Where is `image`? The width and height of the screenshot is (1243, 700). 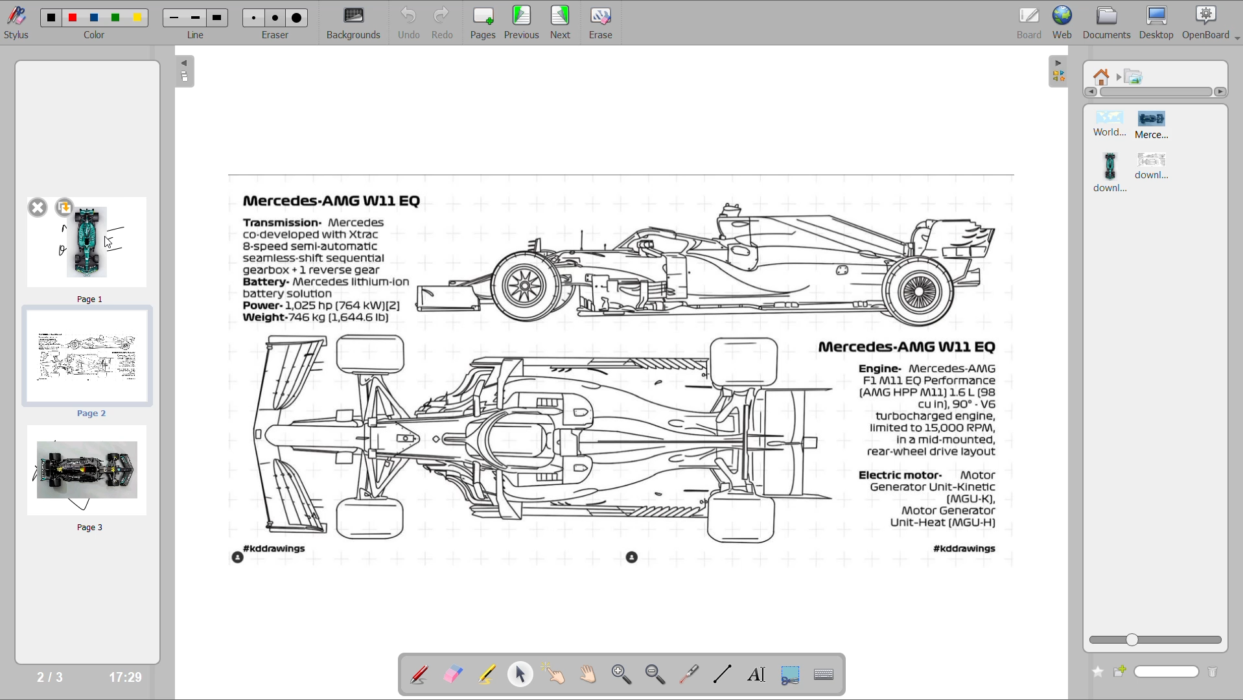 image is located at coordinates (1133, 78).